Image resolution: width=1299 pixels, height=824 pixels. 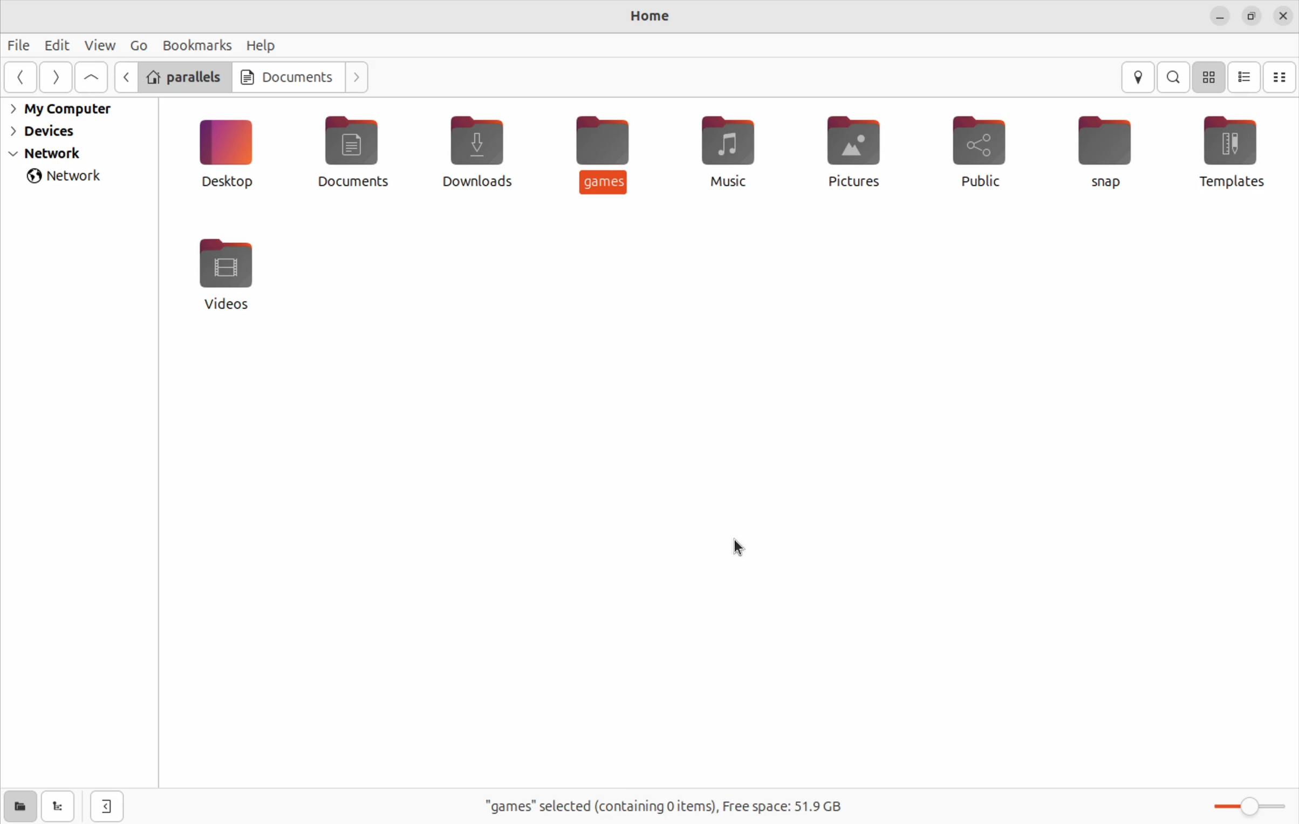 I want to click on minimize, so click(x=1221, y=17).